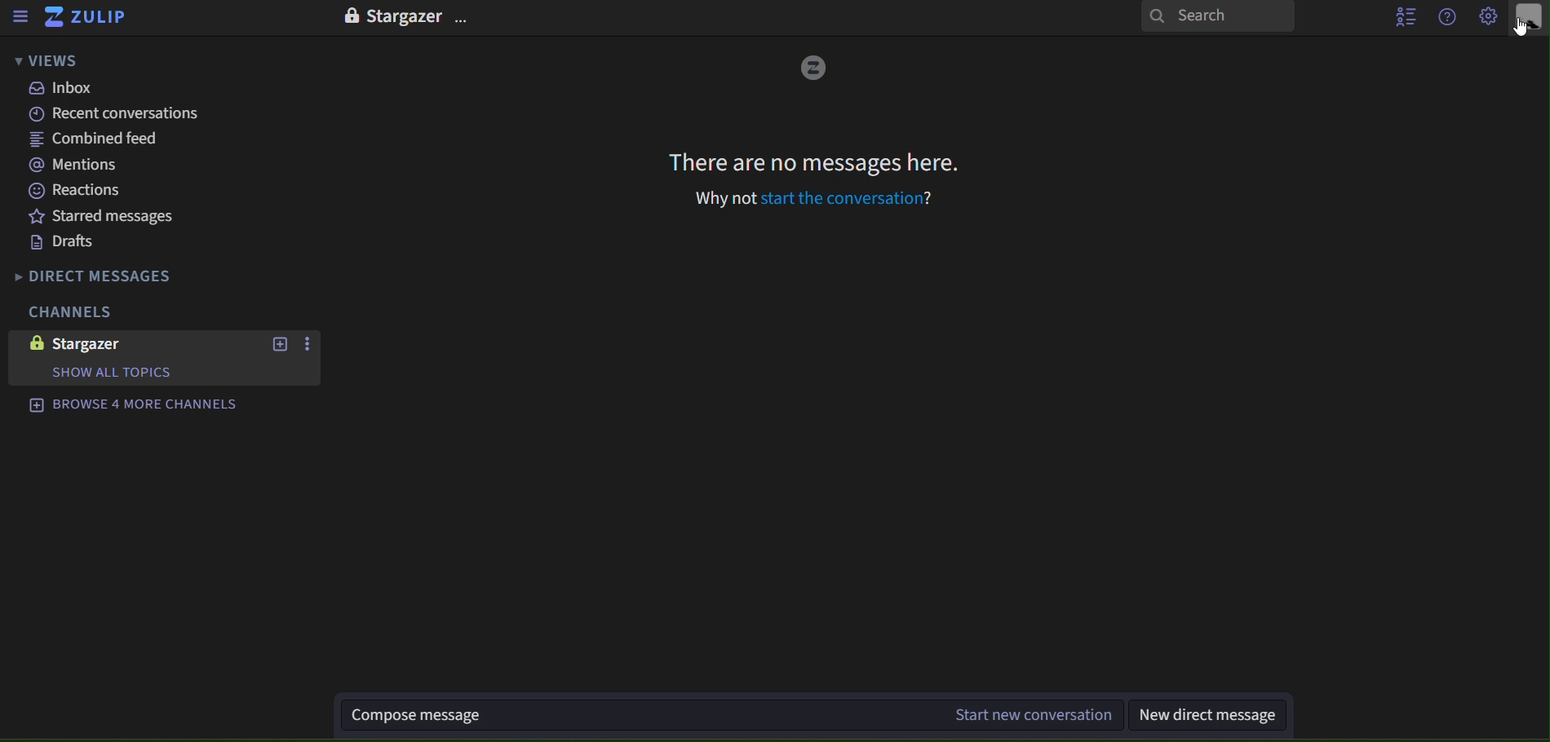 Image resolution: width=1550 pixels, height=742 pixels. What do you see at coordinates (20, 17) in the screenshot?
I see `sidebar` at bounding box center [20, 17].